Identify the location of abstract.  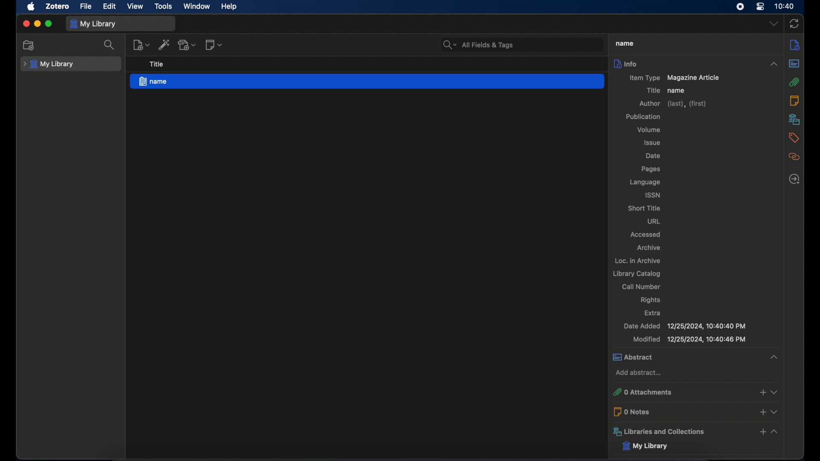
(794, 64).